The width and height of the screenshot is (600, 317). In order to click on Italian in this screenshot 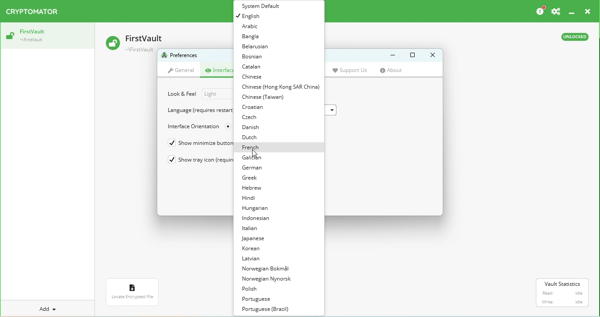, I will do `click(253, 228)`.